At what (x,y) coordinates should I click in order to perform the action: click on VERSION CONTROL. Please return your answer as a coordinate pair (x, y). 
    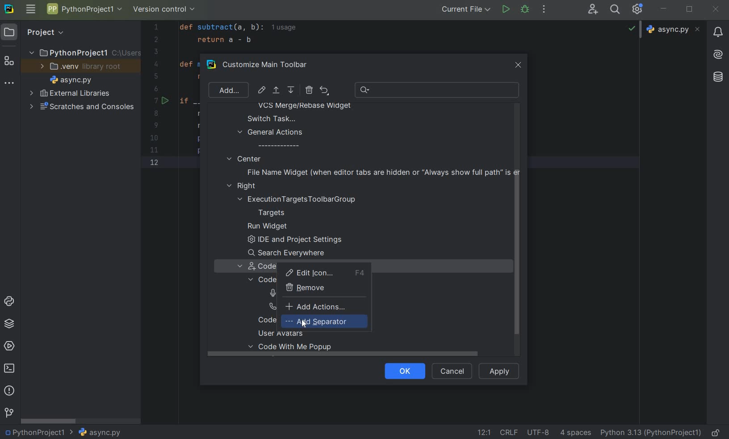
    Looking at the image, I should click on (8, 413).